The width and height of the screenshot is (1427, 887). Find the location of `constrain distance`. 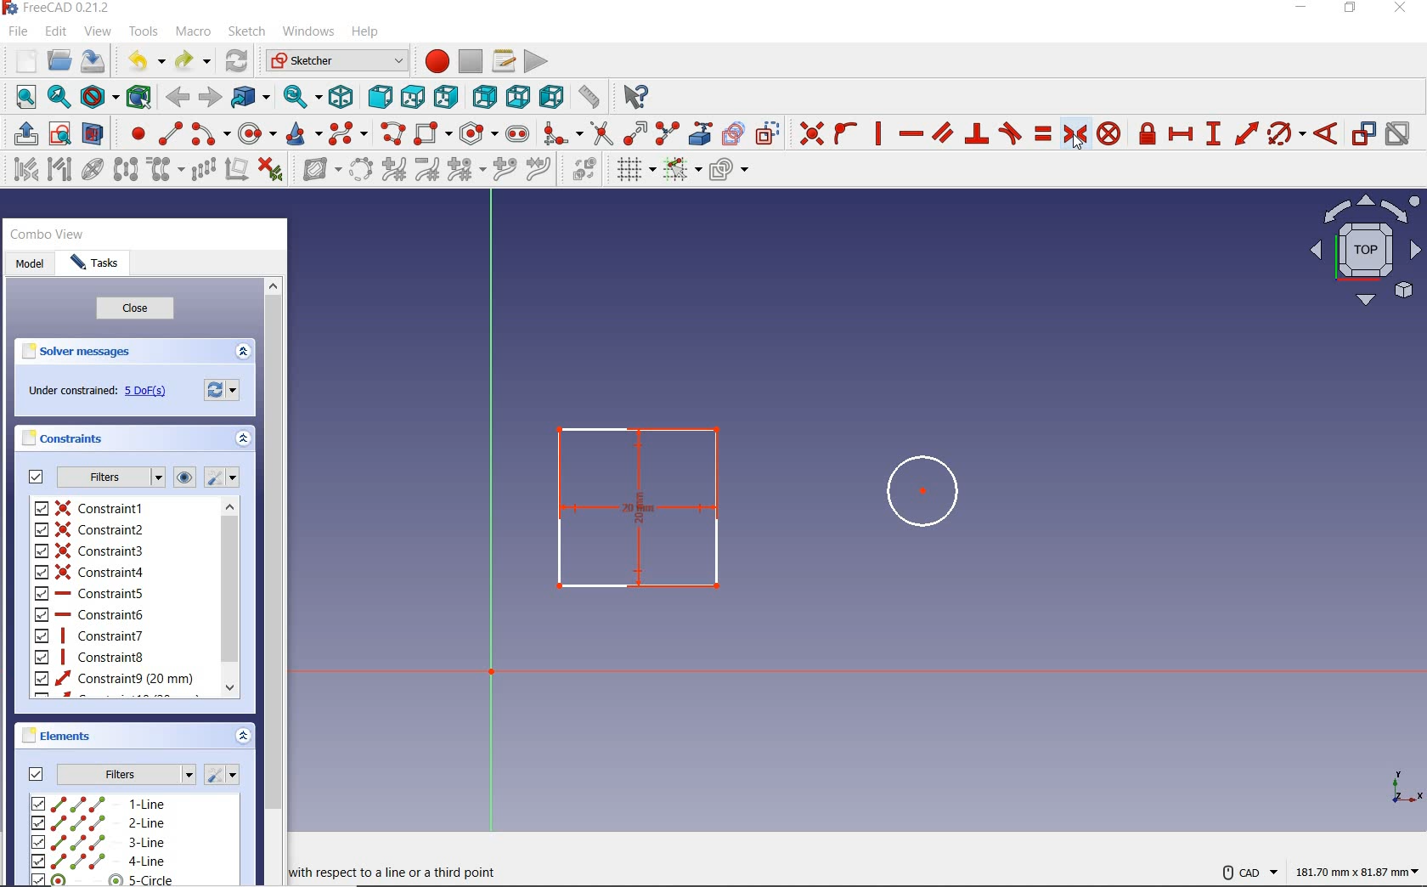

constrain distance is located at coordinates (1244, 133).